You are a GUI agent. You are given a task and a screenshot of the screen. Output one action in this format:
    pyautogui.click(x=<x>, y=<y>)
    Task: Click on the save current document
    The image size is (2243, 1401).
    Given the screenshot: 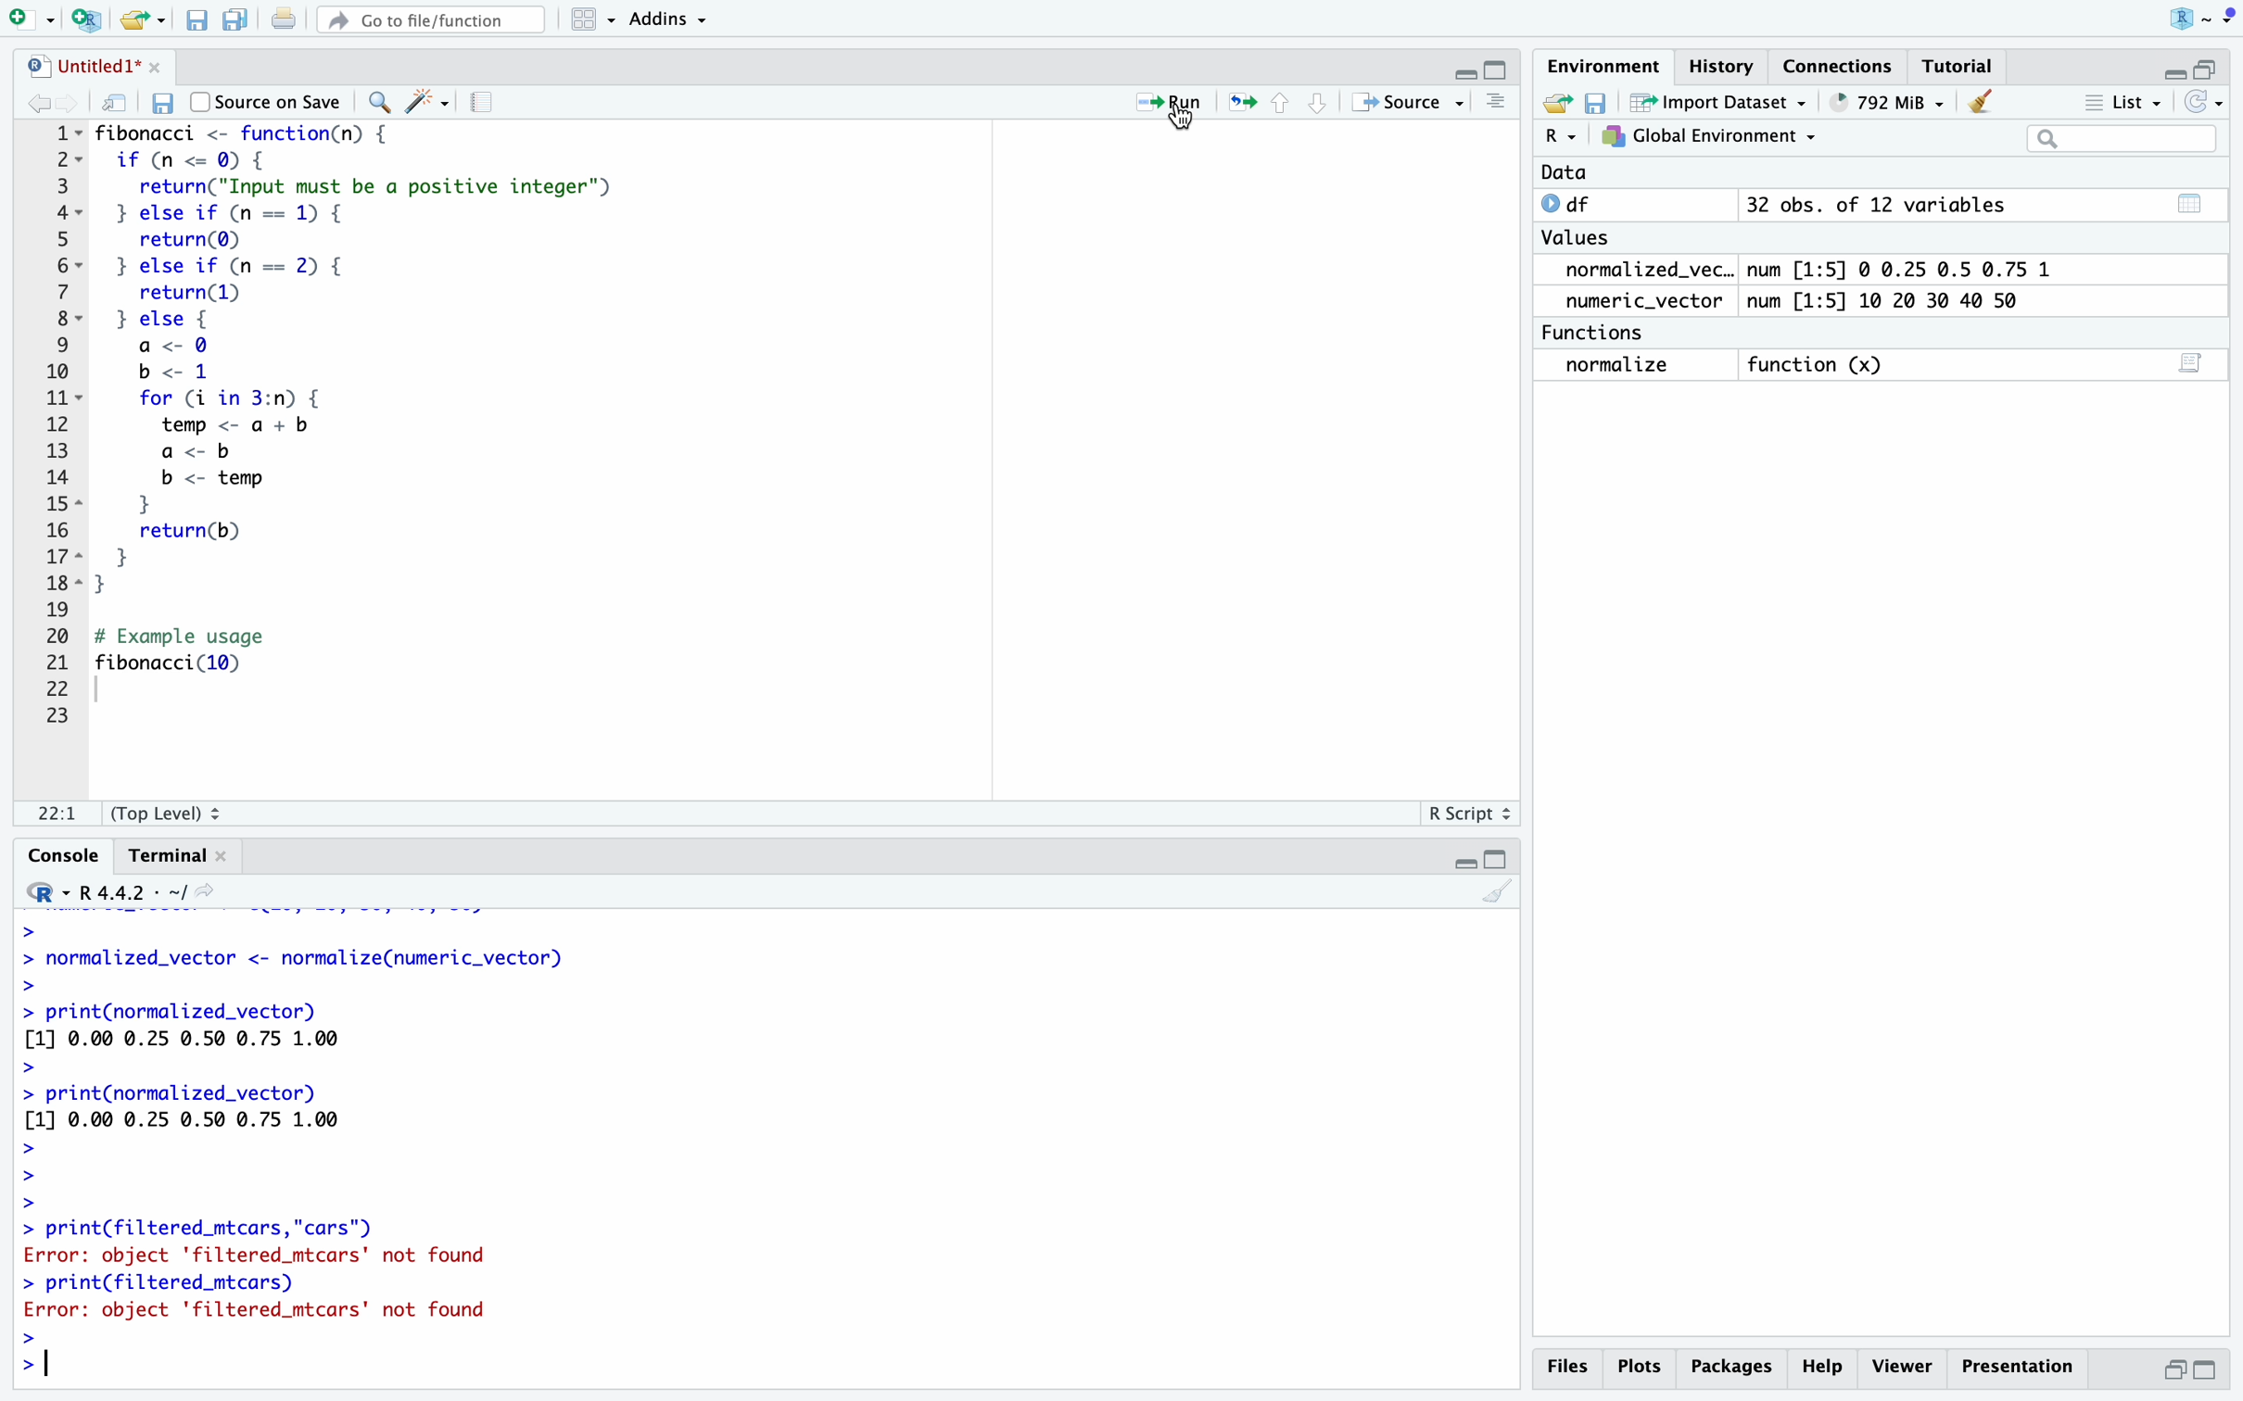 What is the action you would take?
    pyautogui.click(x=161, y=103)
    